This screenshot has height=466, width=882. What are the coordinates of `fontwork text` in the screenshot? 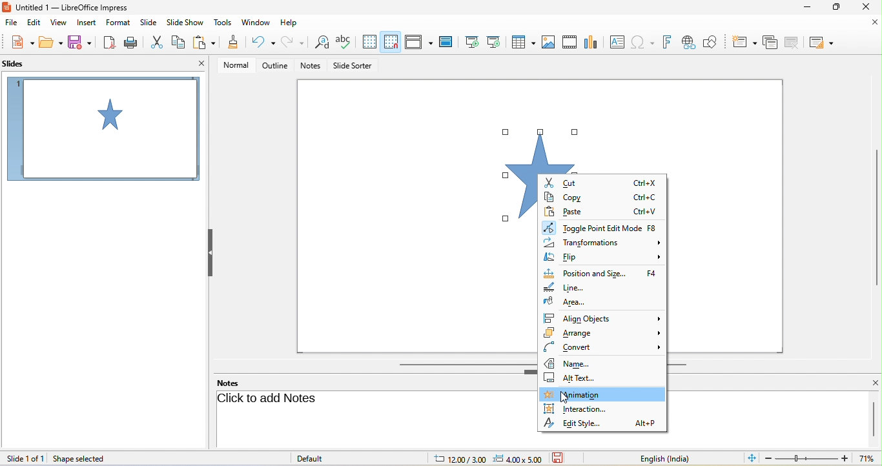 It's located at (666, 43).